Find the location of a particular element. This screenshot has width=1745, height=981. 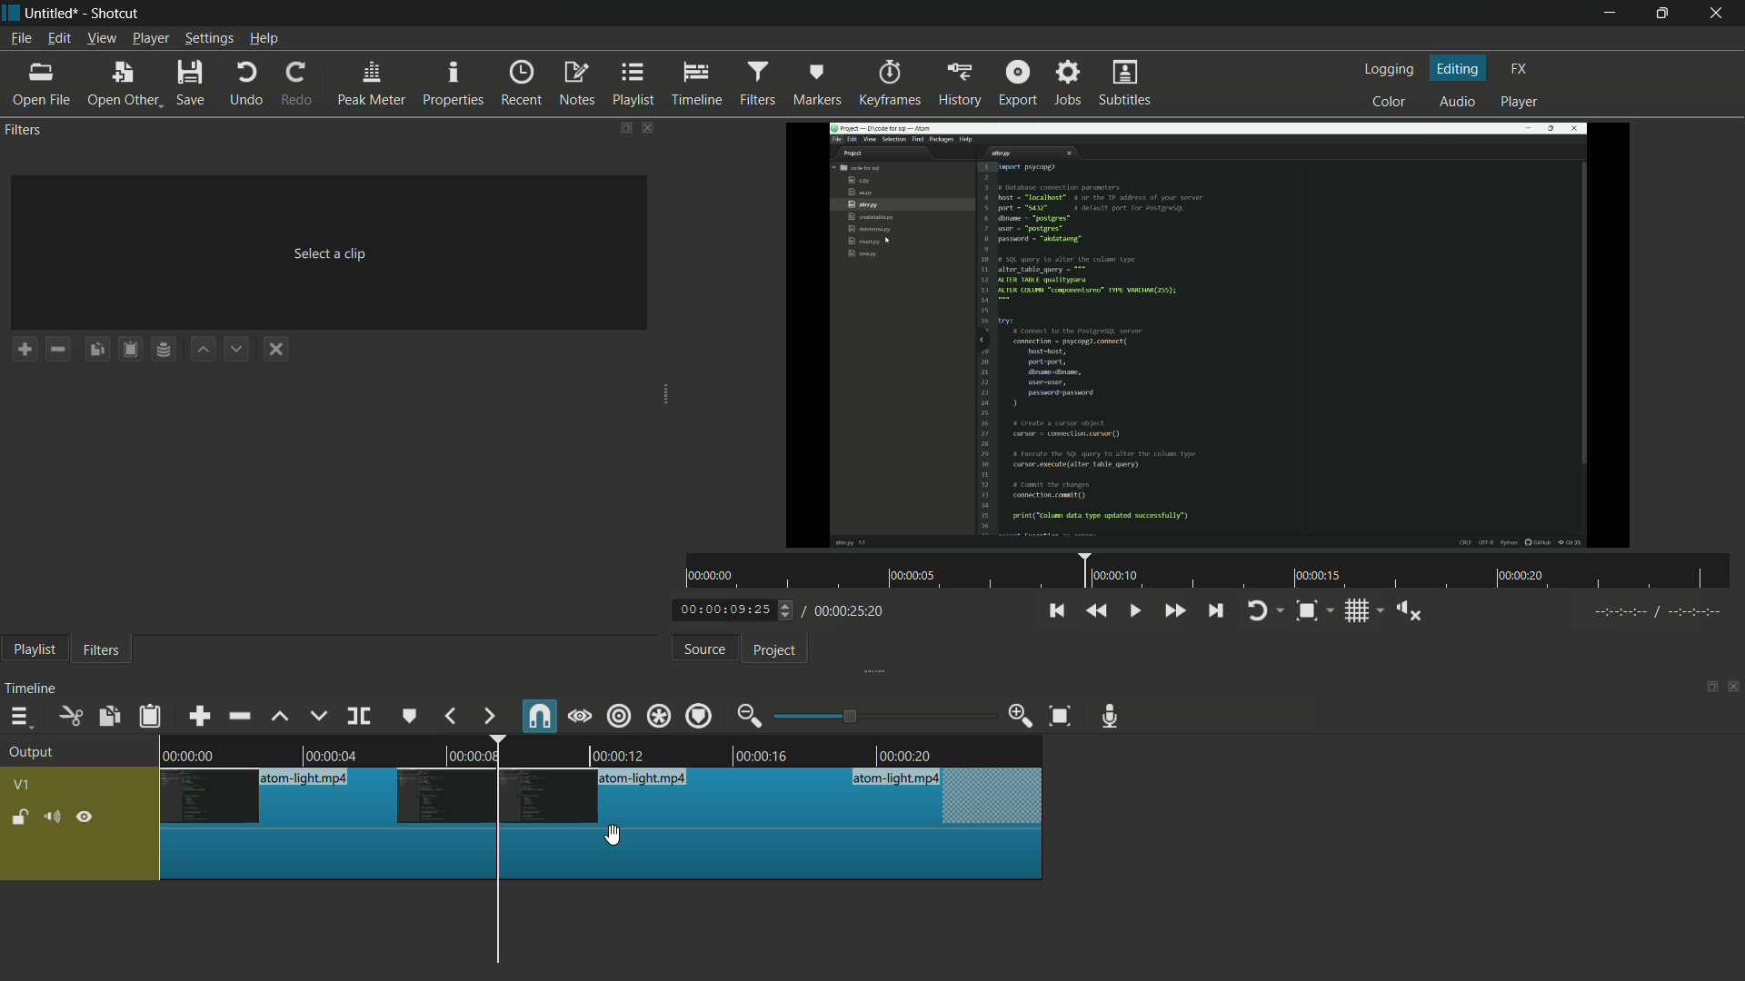

keyframes is located at coordinates (887, 84).